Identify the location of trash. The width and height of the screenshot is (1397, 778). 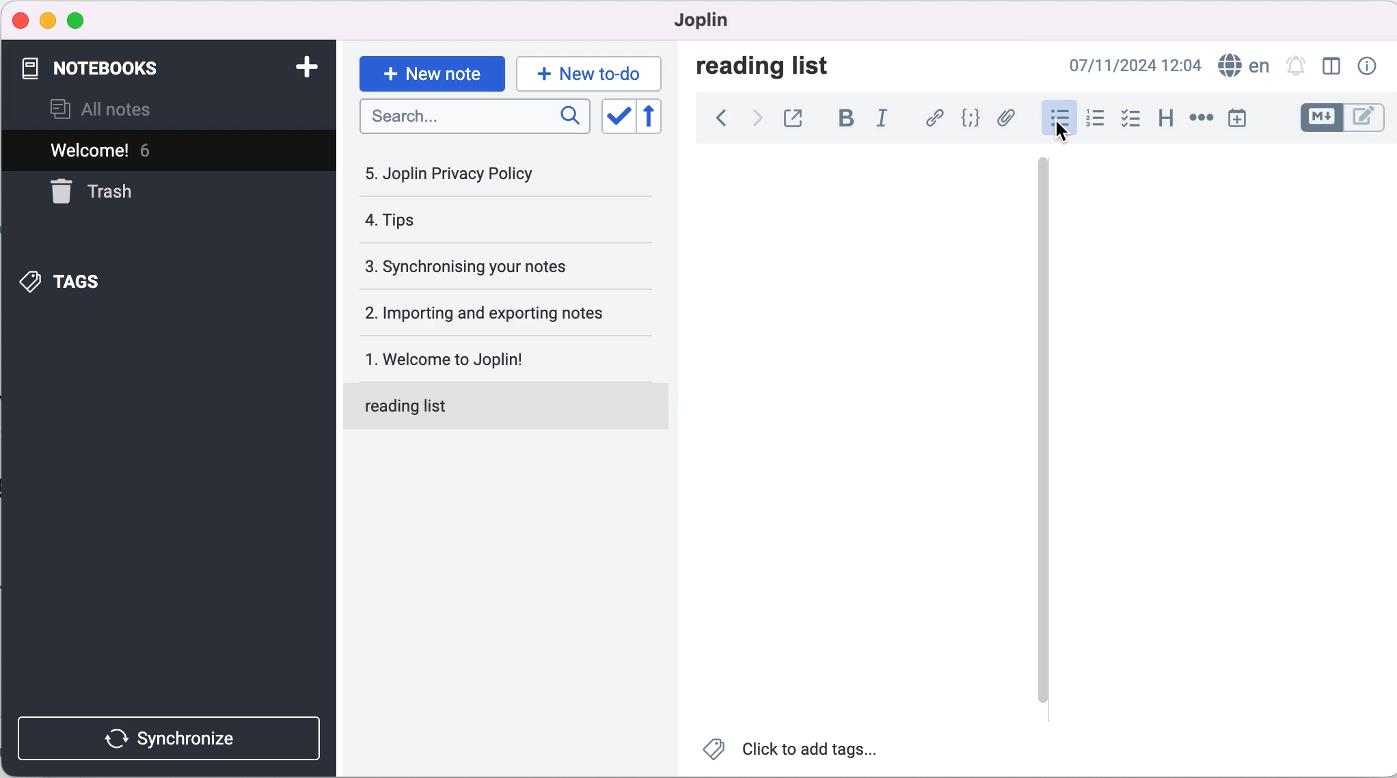
(107, 198).